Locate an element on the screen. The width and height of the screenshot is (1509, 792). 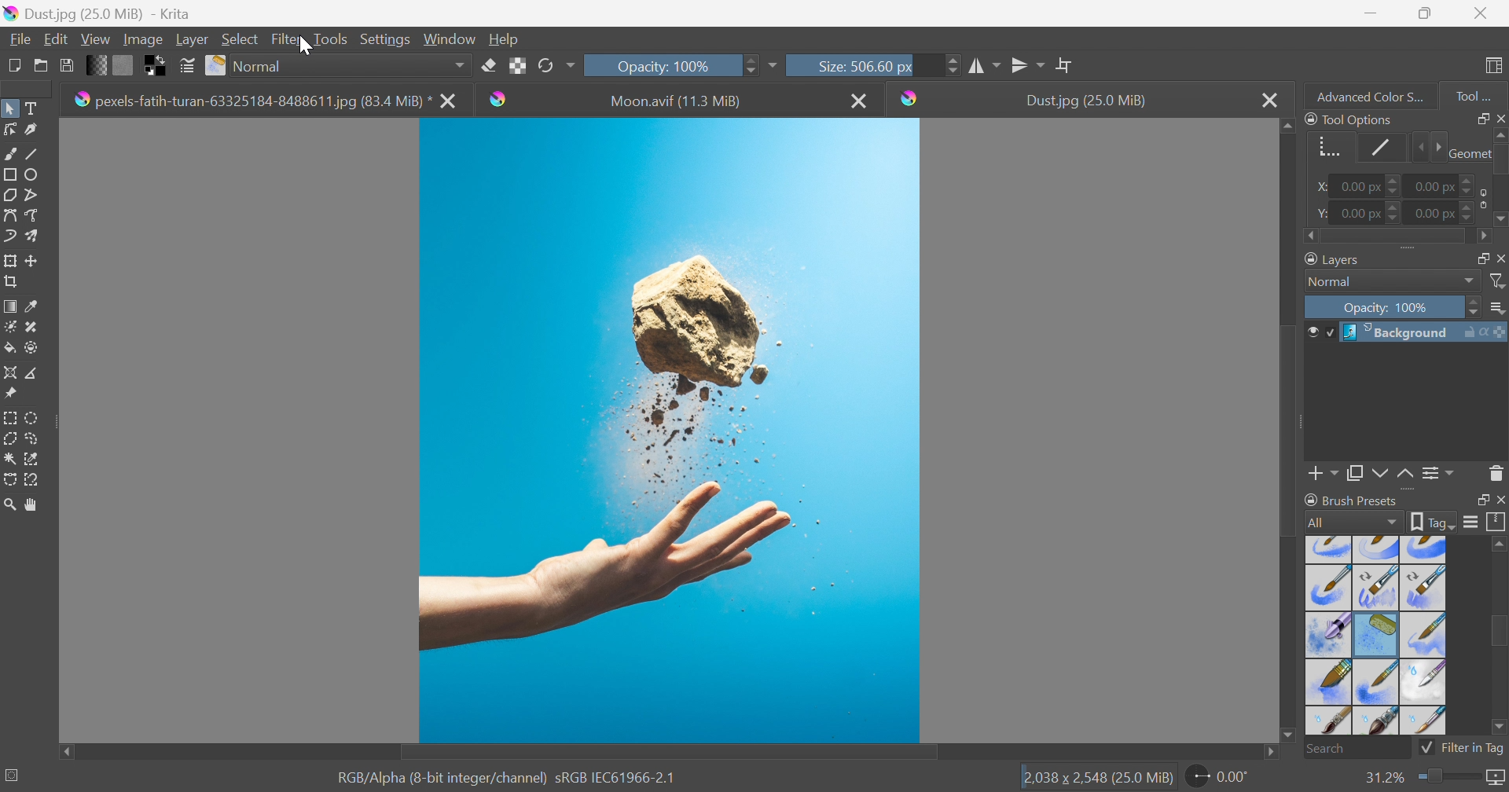
Slider is located at coordinates (1395, 187).